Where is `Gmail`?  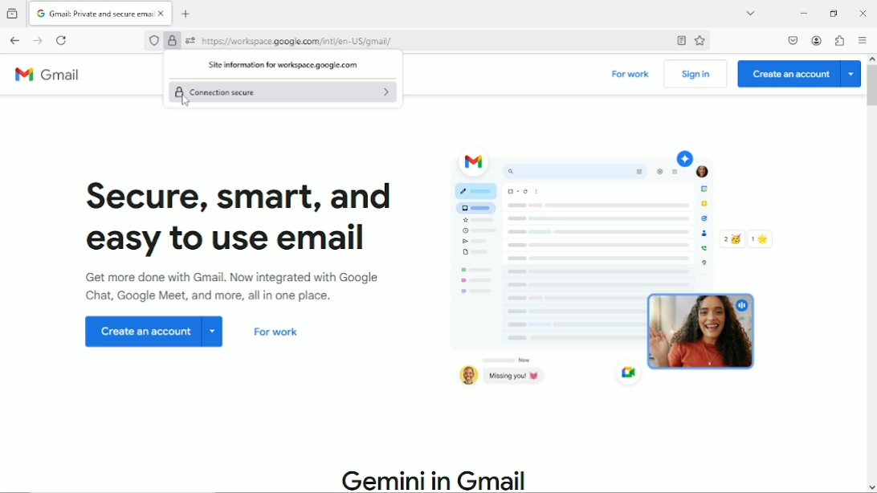 Gmail is located at coordinates (49, 74).